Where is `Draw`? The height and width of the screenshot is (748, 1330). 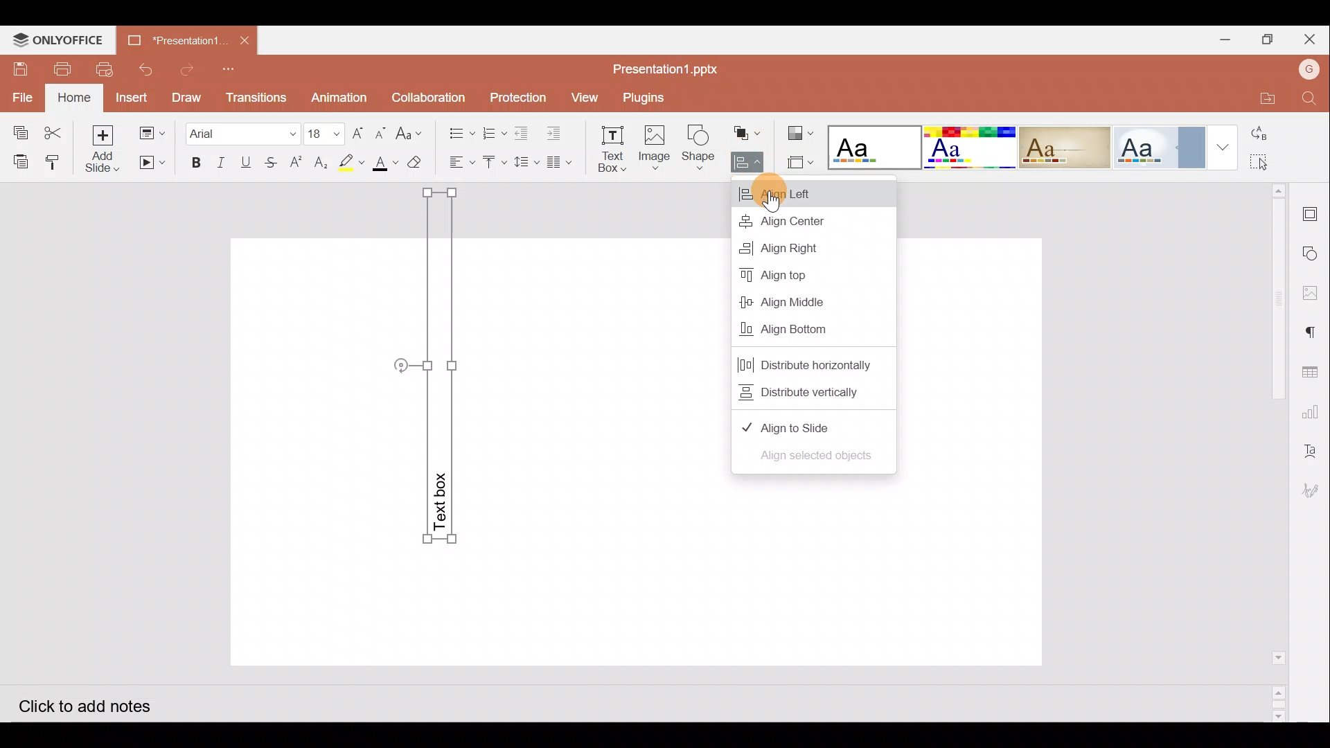
Draw is located at coordinates (186, 96).